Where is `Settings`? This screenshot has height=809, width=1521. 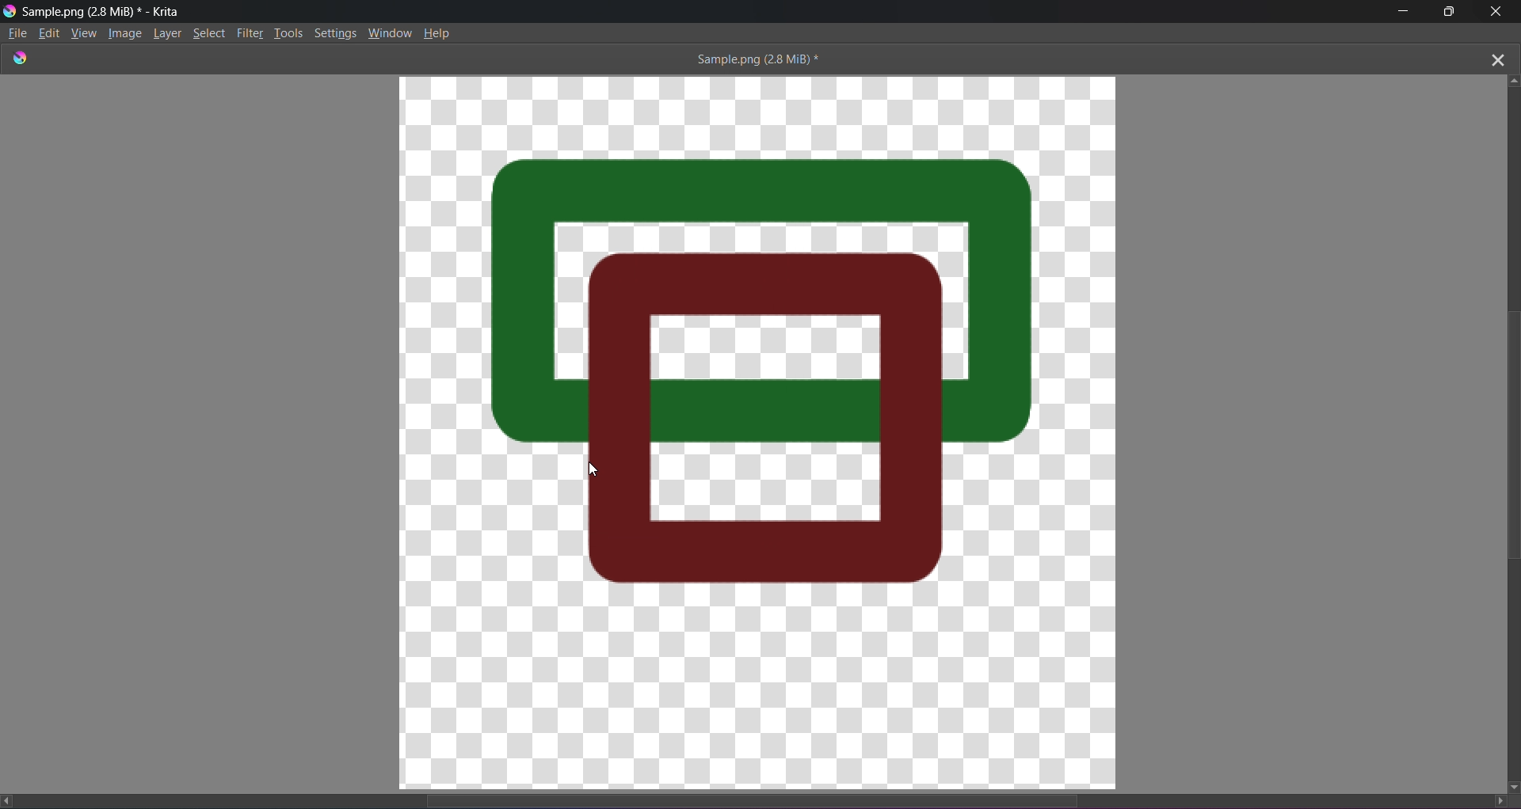 Settings is located at coordinates (336, 32).